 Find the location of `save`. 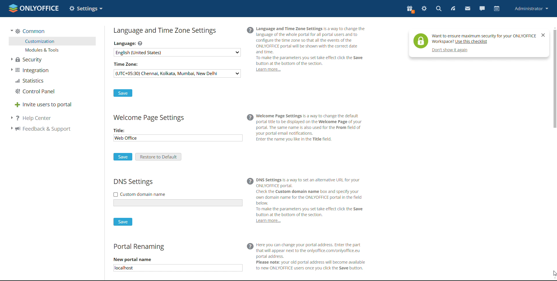

save is located at coordinates (123, 222).